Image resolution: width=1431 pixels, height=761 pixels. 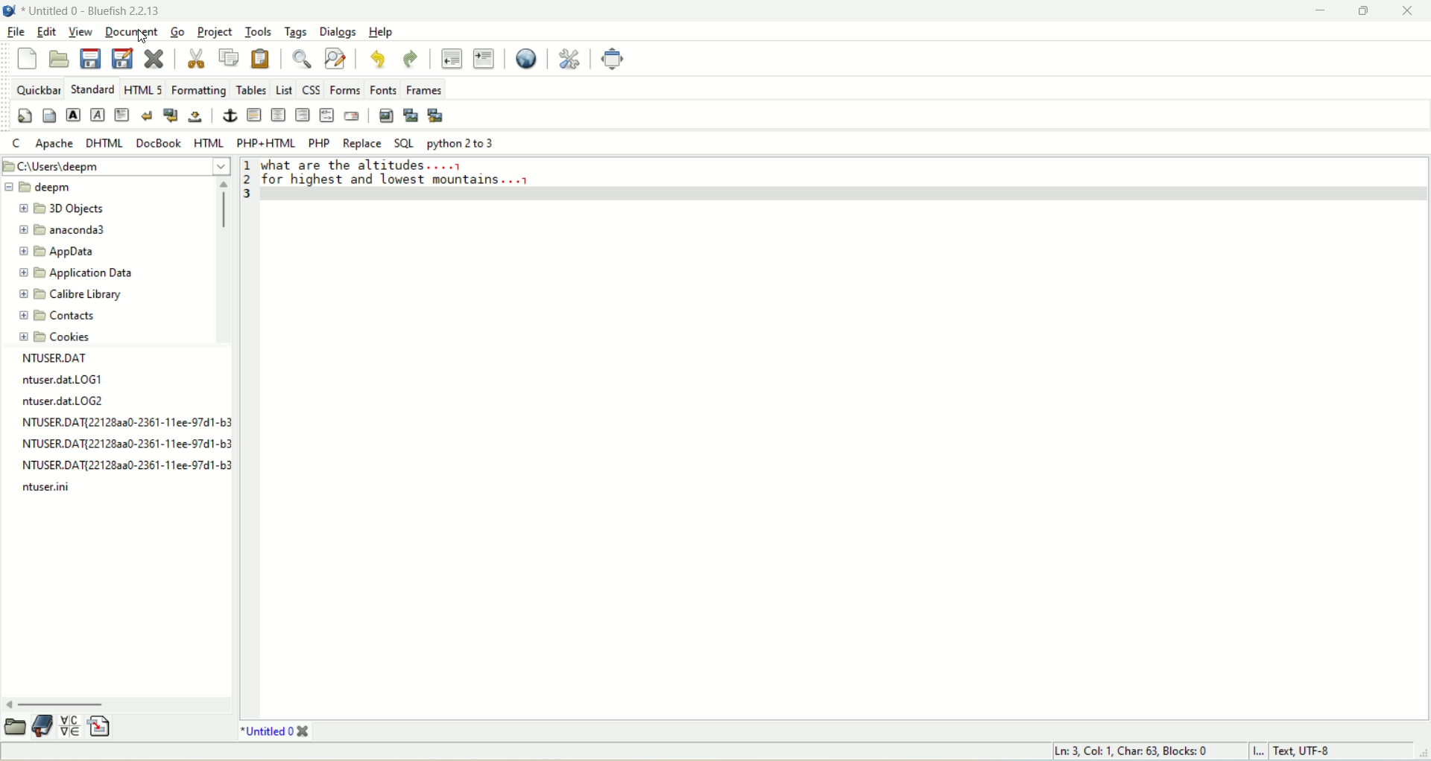 What do you see at coordinates (283, 88) in the screenshot?
I see `list` at bounding box center [283, 88].